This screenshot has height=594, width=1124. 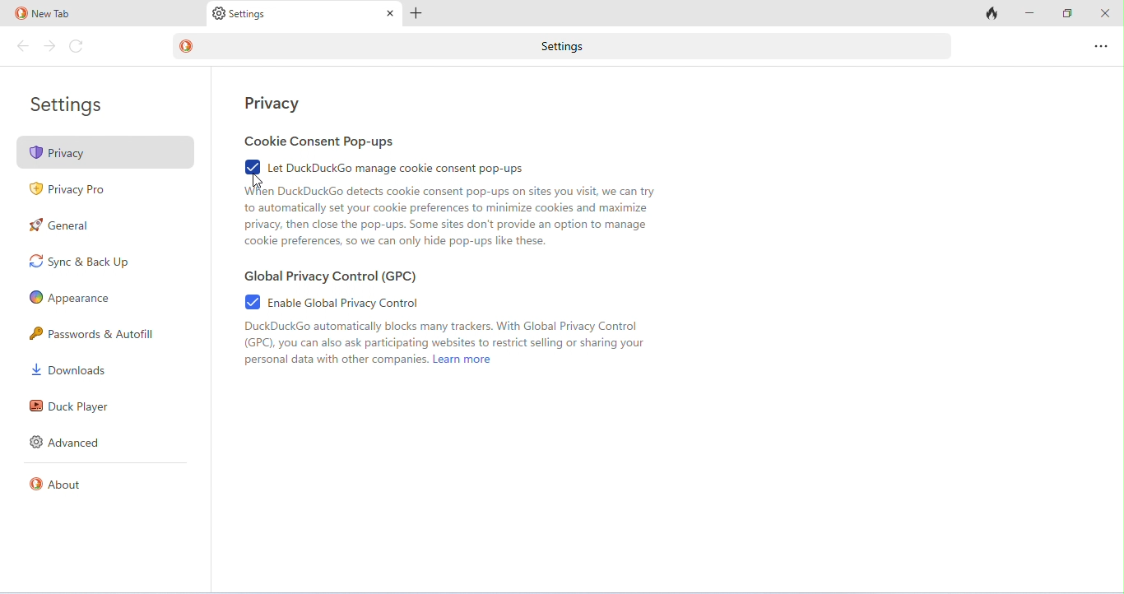 I want to click on sync and back up, so click(x=78, y=262).